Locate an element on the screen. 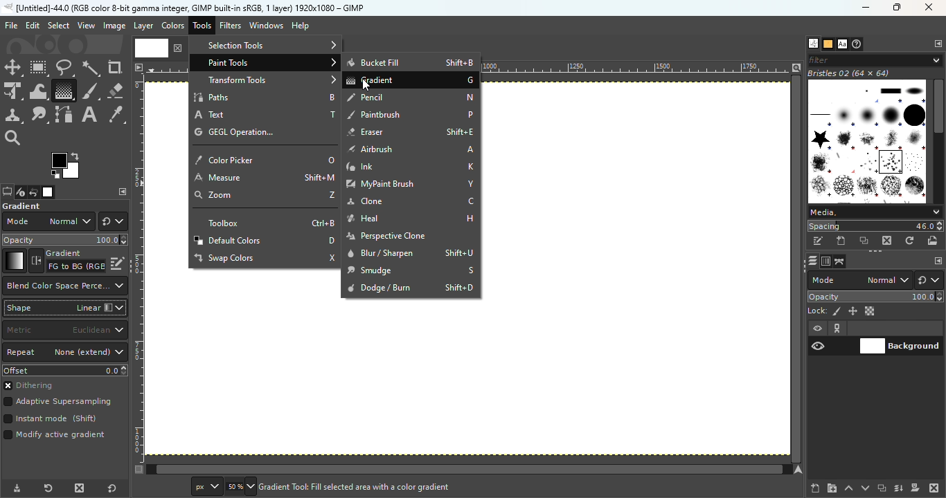 Image resolution: width=946 pixels, height=498 pixels. Unified transform tool is located at coordinates (12, 92).